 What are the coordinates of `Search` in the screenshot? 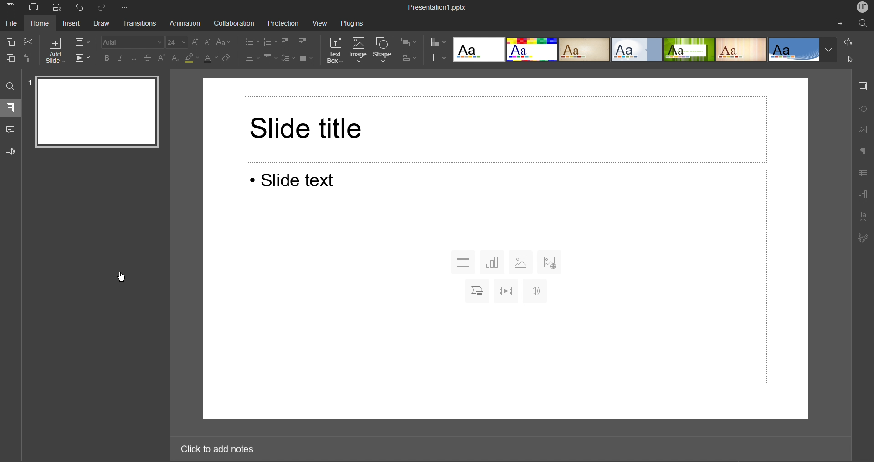 It's located at (864, 24).